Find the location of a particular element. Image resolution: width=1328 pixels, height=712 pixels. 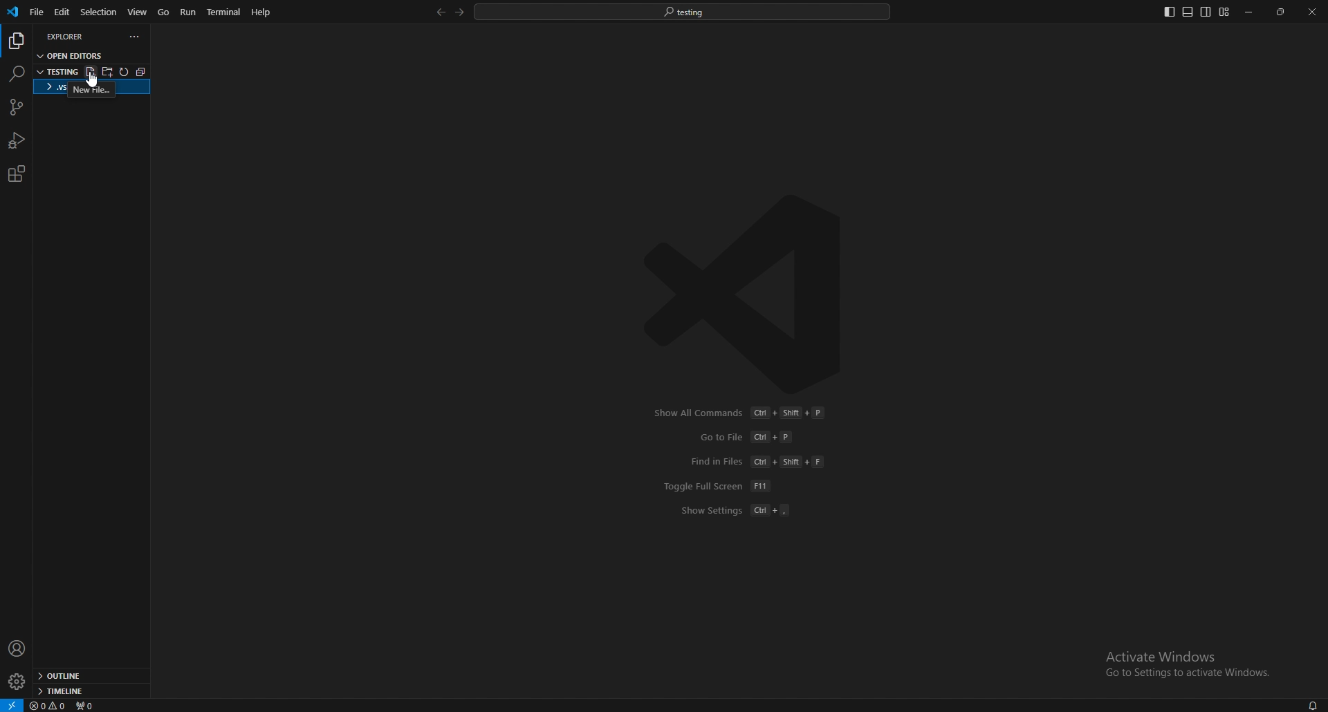

terminal is located at coordinates (226, 12).